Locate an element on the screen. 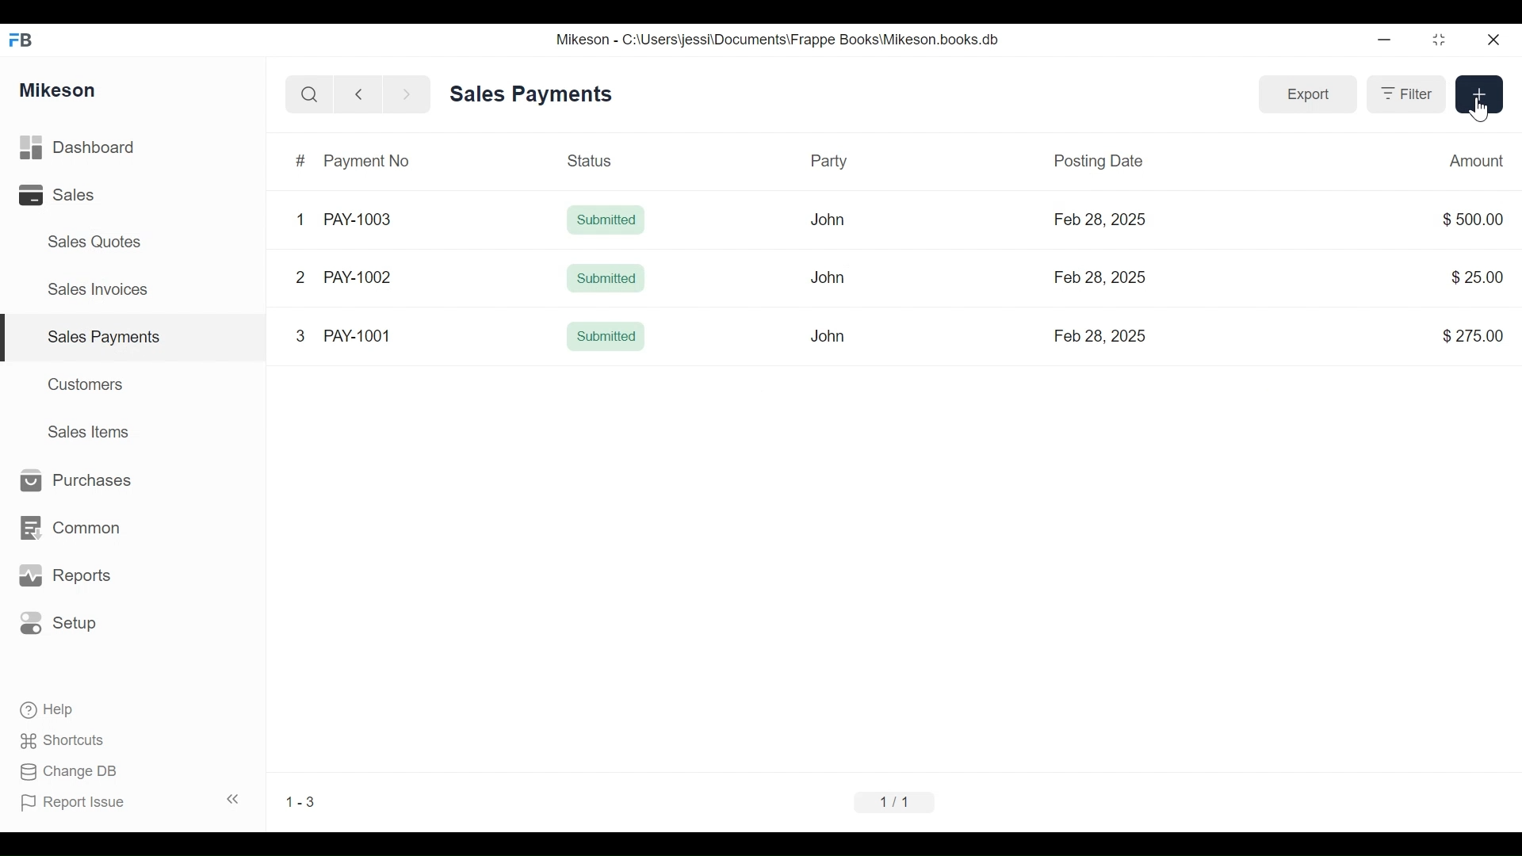 The width and height of the screenshot is (1522, 856). $275.00 is located at coordinates (1474, 334).